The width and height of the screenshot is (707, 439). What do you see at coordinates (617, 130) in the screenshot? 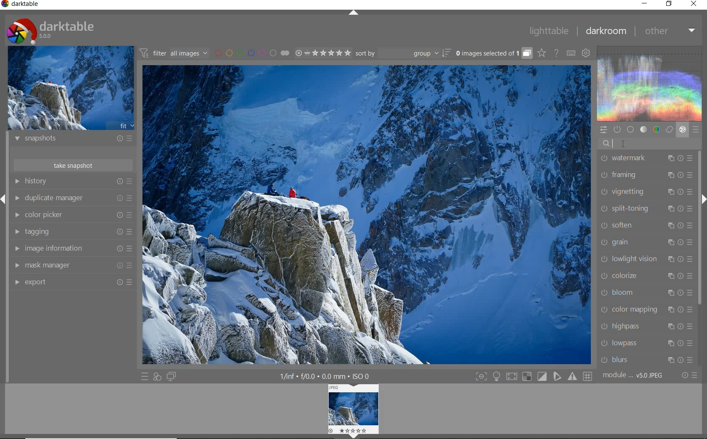
I see `show only active modules` at bounding box center [617, 130].